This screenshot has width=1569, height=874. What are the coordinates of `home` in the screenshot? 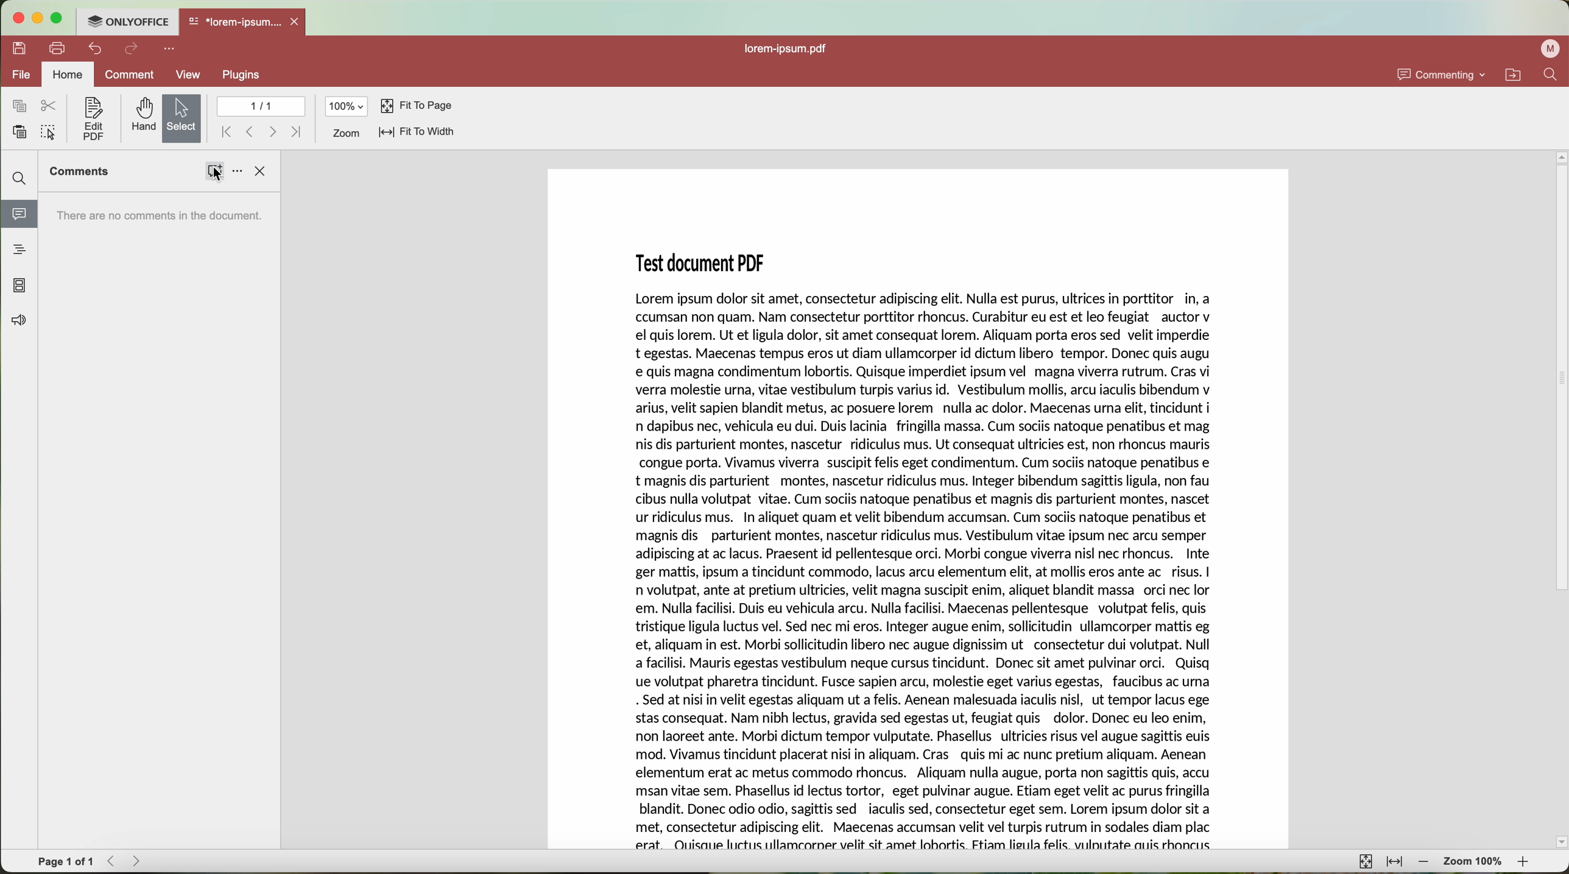 It's located at (68, 74).